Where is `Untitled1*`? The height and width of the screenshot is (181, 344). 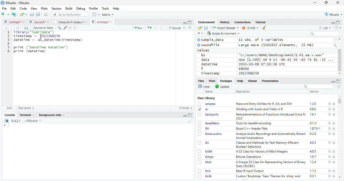 Untitled1* is located at coordinates (14, 22).